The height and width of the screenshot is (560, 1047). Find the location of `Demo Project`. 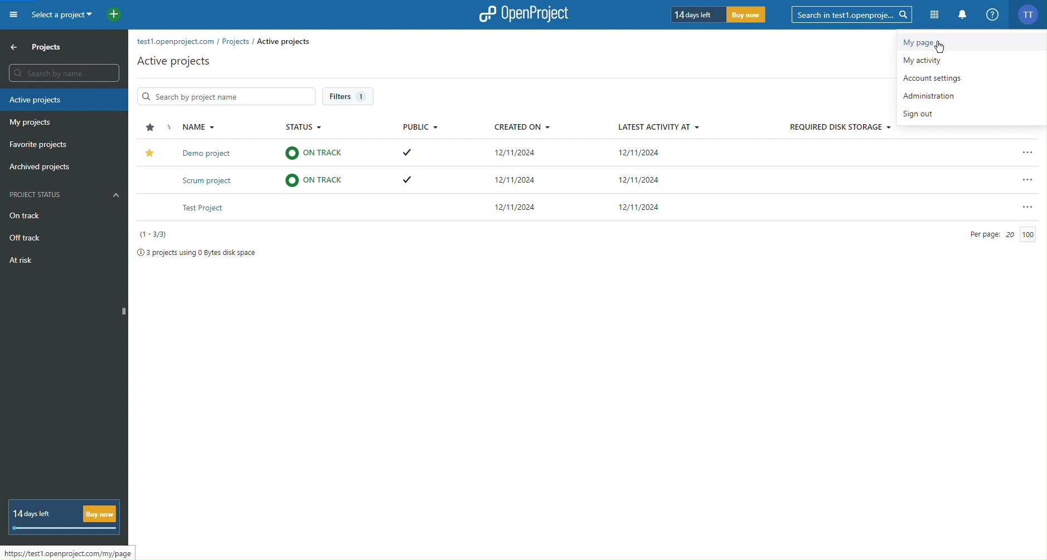

Demo Project is located at coordinates (212, 153).